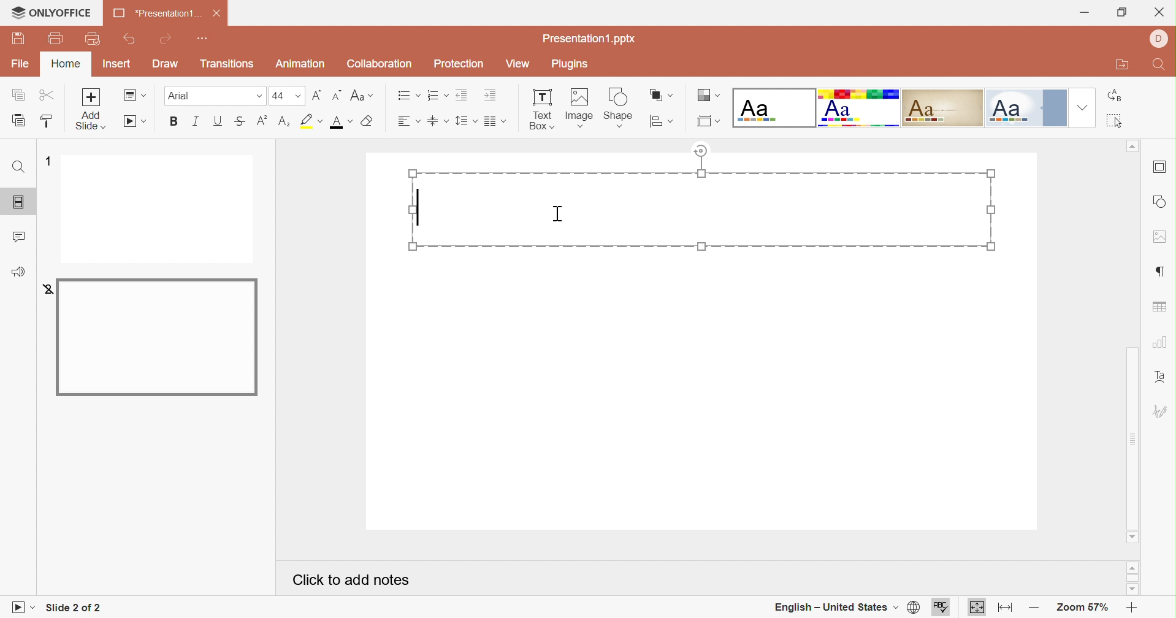  Describe the element at coordinates (18, 37) in the screenshot. I see `Save` at that location.